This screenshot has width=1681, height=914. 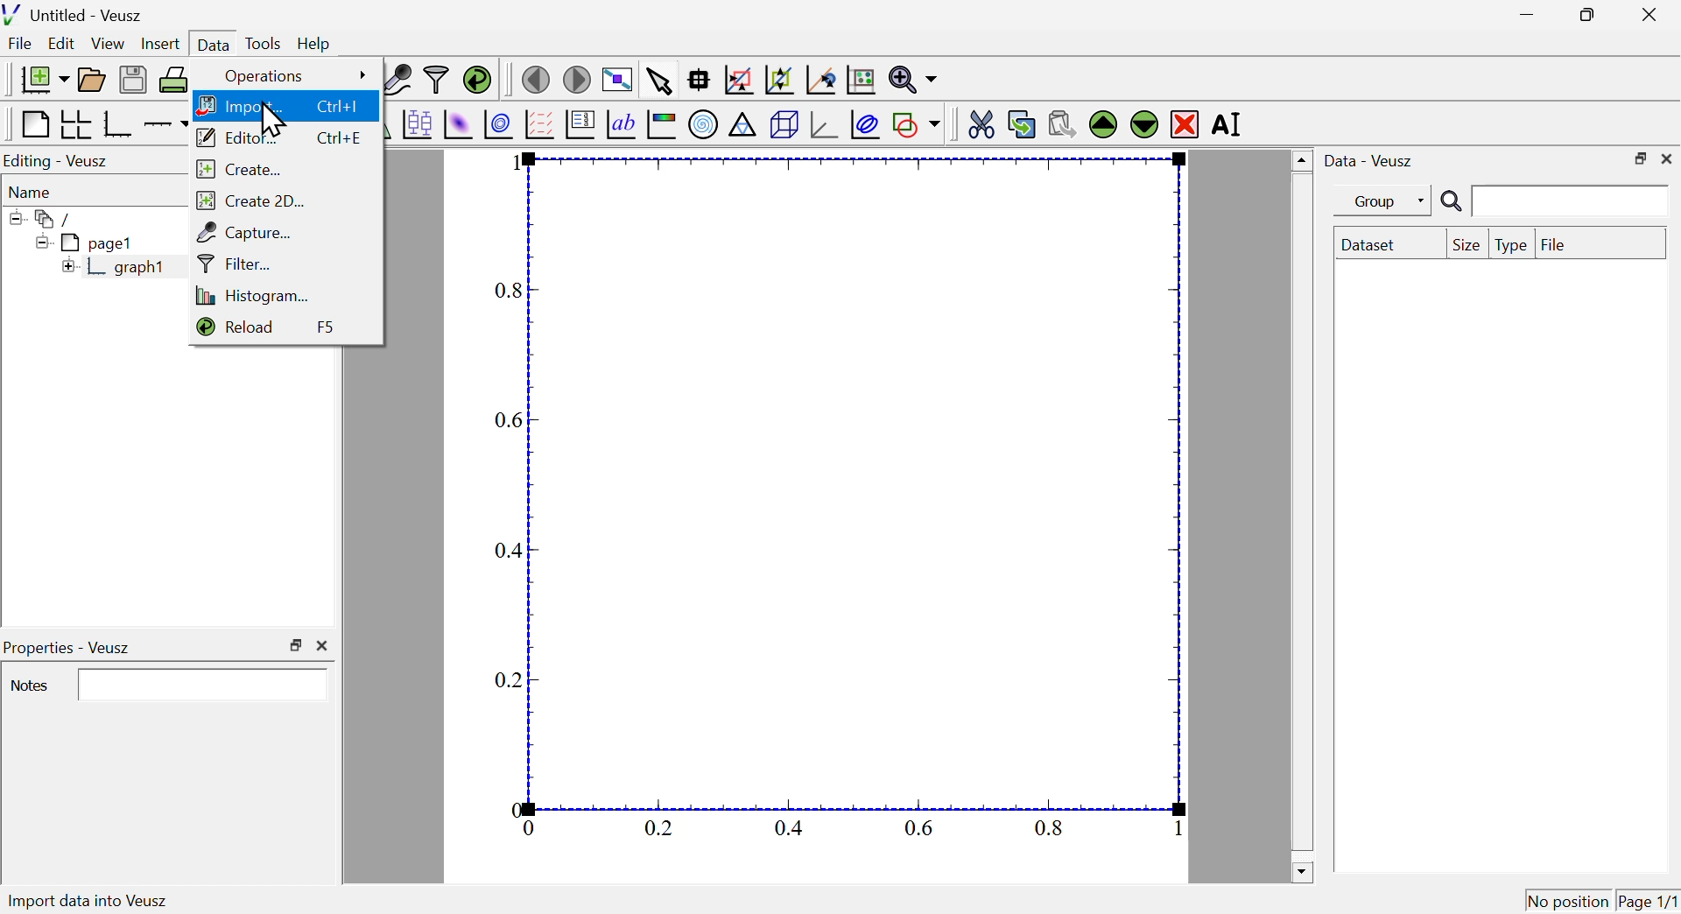 I want to click on 0.4, so click(x=789, y=828).